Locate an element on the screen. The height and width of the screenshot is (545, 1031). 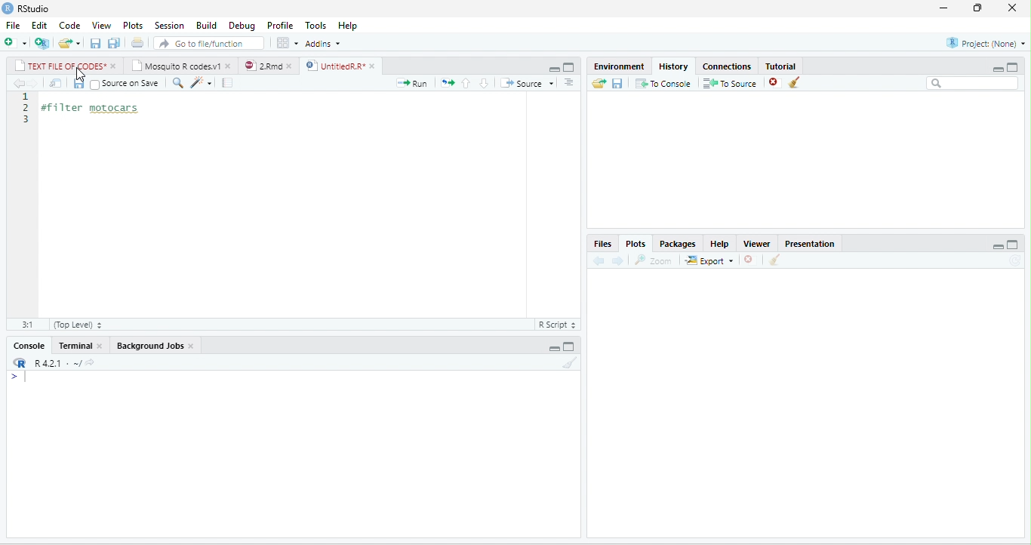
maximize is located at coordinates (568, 347).